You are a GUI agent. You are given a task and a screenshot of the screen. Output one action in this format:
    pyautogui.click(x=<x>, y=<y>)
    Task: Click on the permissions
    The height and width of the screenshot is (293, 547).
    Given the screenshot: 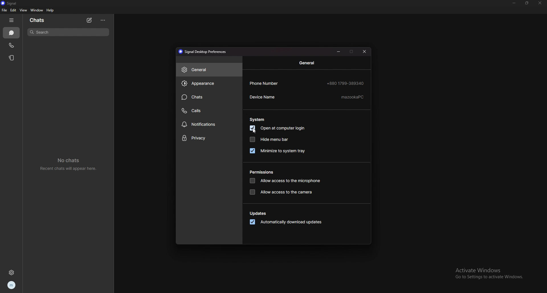 What is the action you would take?
    pyautogui.click(x=263, y=172)
    